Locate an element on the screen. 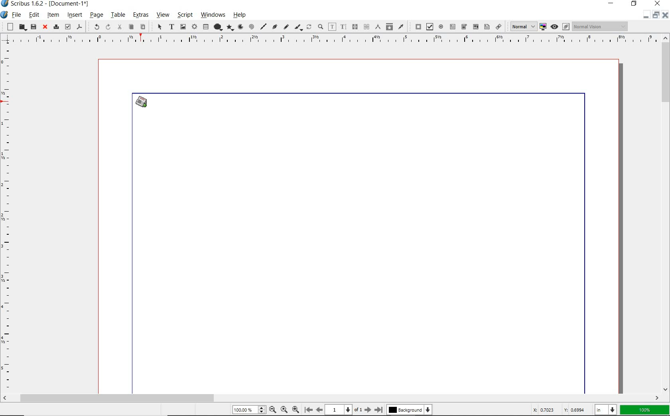 Image resolution: width=670 pixels, height=416 pixels. image frame is located at coordinates (182, 27).